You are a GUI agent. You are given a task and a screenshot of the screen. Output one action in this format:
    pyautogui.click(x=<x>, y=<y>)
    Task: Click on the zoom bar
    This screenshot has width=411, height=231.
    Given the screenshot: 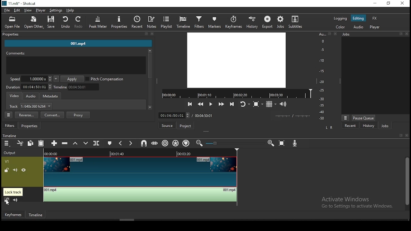 What is the action you would take?
    pyautogui.click(x=234, y=143)
    